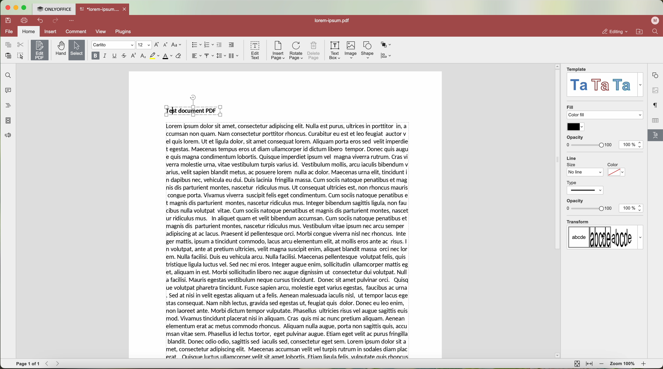 The width and height of the screenshot is (663, 369). I want to click on ONLYOFFICE, so click(55, 9).